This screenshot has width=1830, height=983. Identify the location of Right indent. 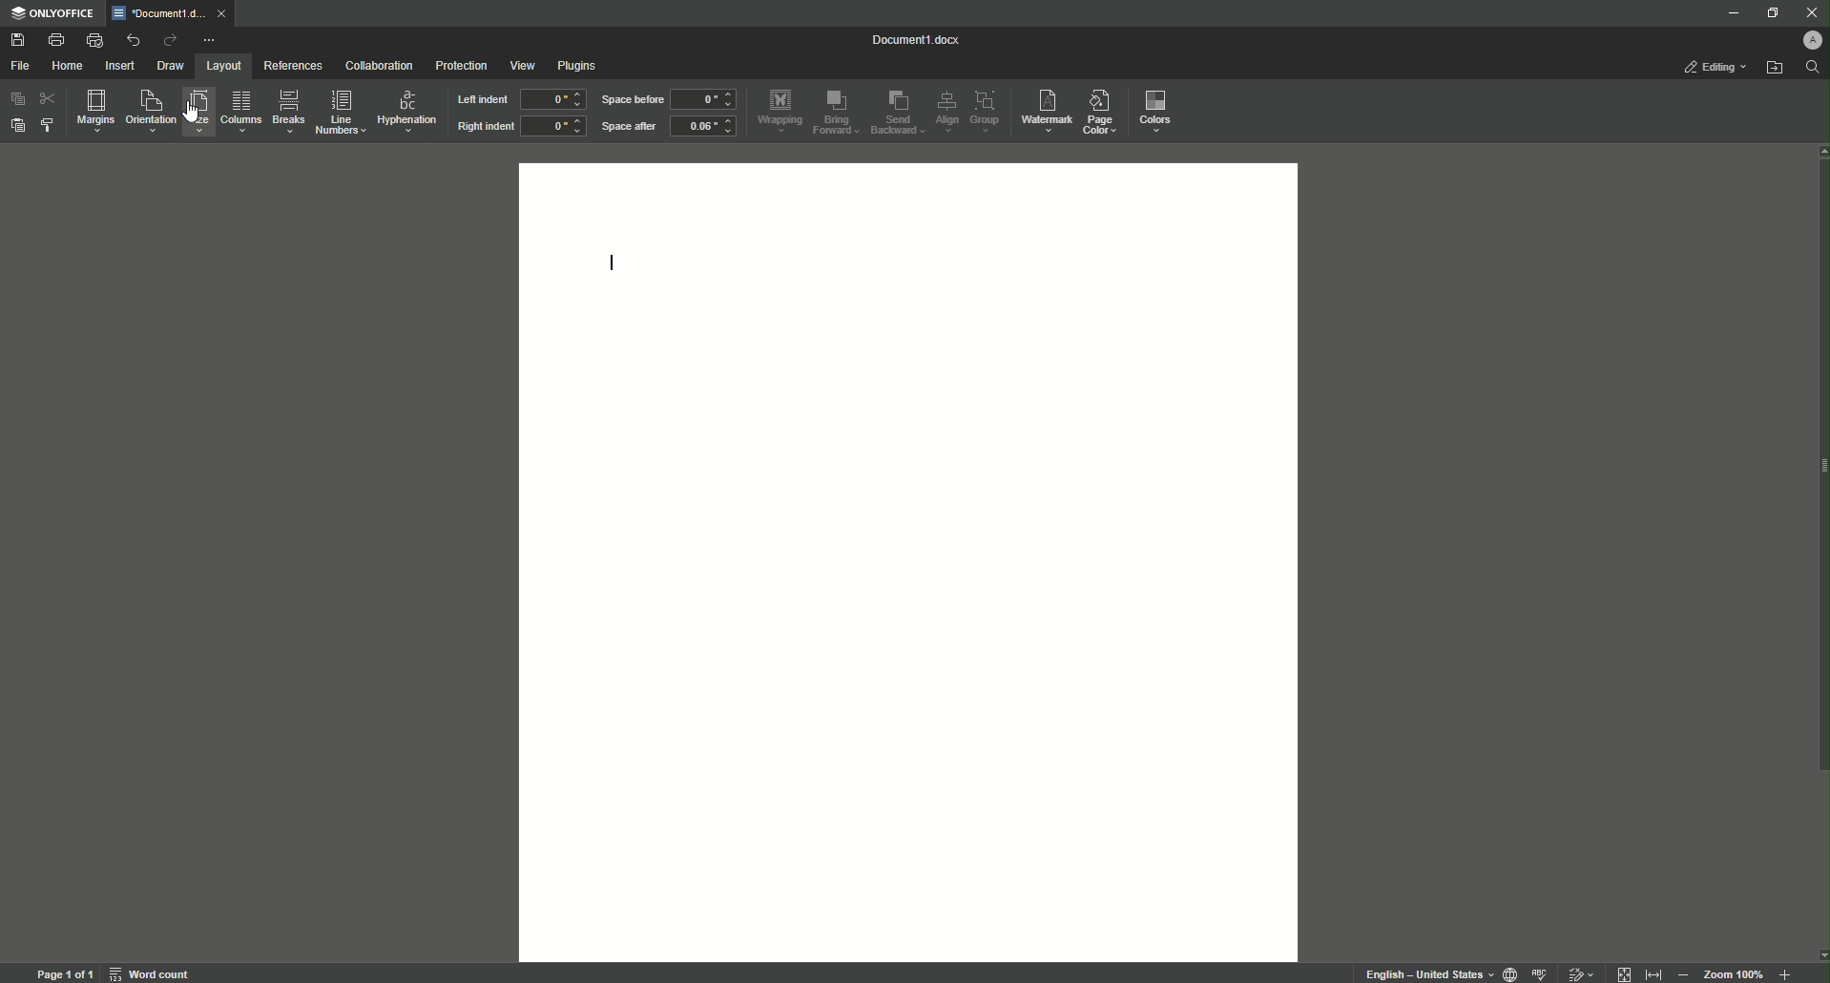
(485, 127).